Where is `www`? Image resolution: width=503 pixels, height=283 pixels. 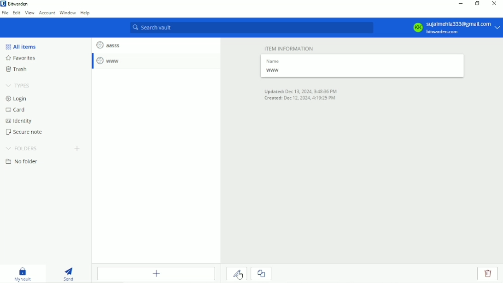
www is located at coordinates (109, 61).